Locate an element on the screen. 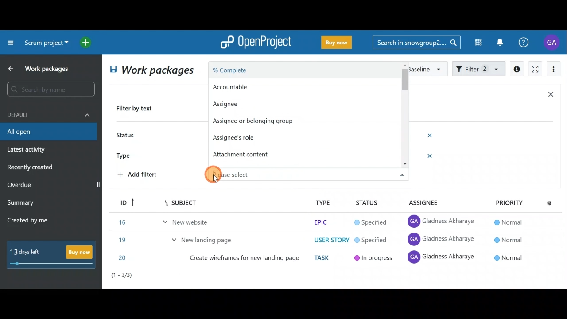  Help is located at coordinates (528, 43).